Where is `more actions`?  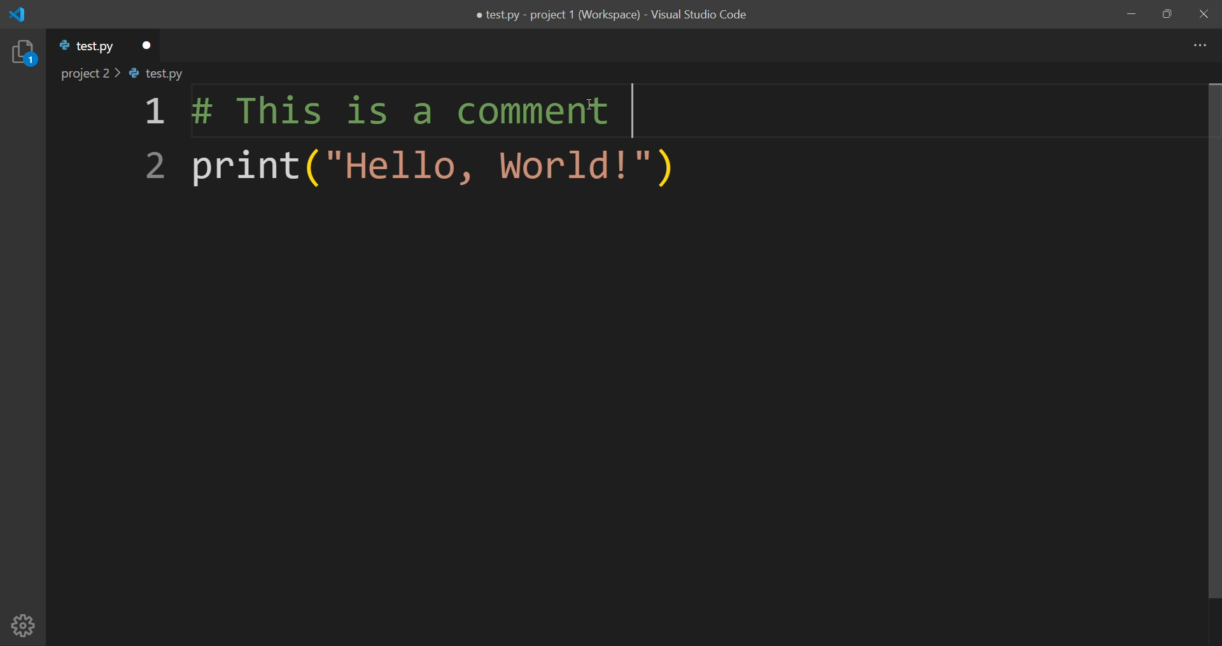 more actions is located at coordinates (1197, 45).